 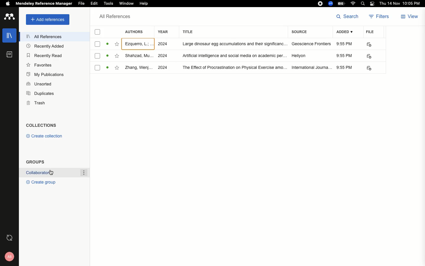 What do you see at coordinates (47, 75) in the screenshot?
I see `My publications` at bounding box center [47, 75].